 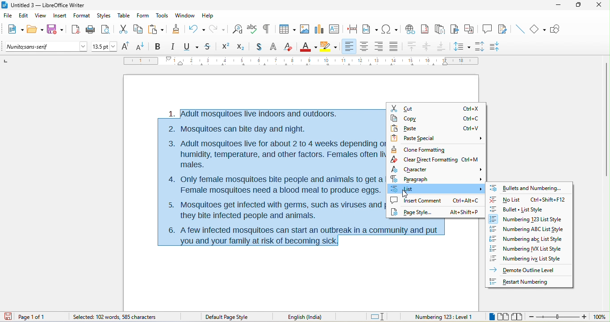 I want to click on decrease paragraph spacing, so click(x=501, y=45).